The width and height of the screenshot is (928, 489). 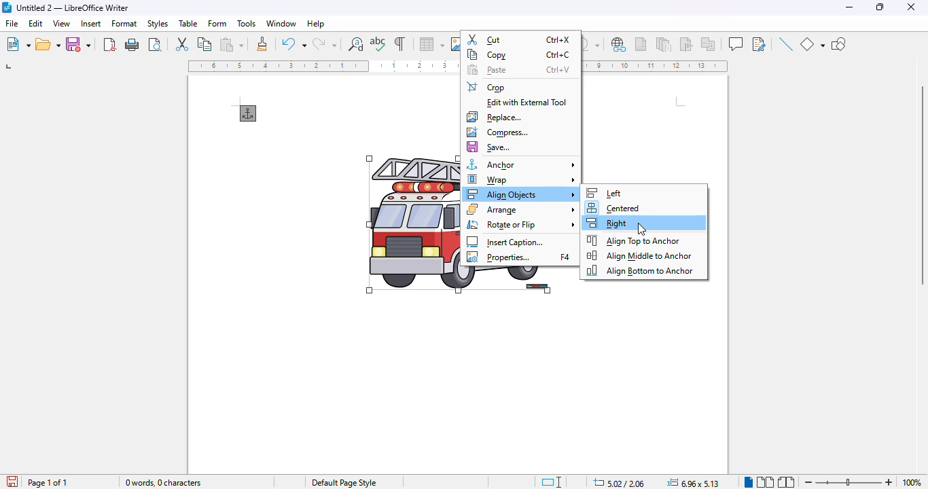 I want to click on toggle formatting marks, so click(x=401, y=43).